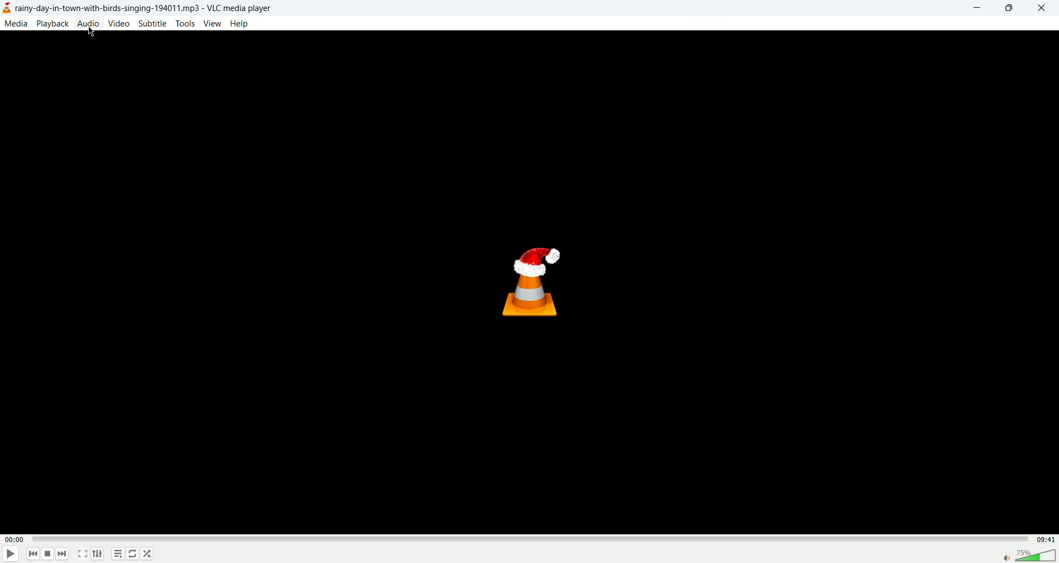 The height and width of the screenshot is (563, 1059). Describe the element at coordinates (34, 555) in the screenshot. I see `previous` at that location.